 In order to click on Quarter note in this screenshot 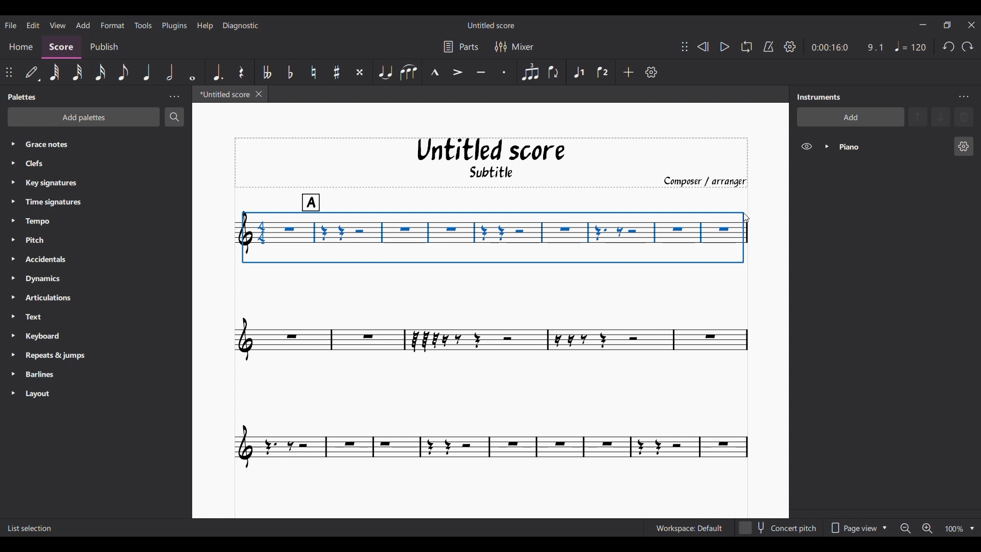, I will do `click(147, 72)`.